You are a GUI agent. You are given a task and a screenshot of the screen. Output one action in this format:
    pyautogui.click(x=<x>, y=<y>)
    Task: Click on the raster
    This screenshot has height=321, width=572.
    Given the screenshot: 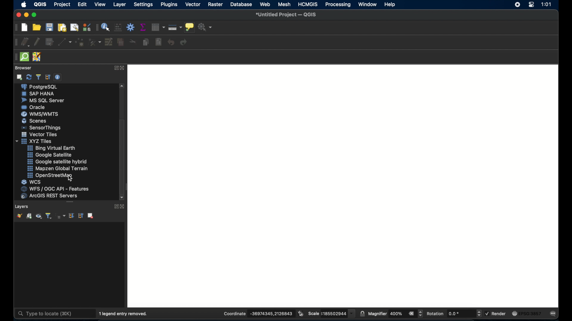 What is the action you would take?
    pyautogui.click(x=215, y=4)
    